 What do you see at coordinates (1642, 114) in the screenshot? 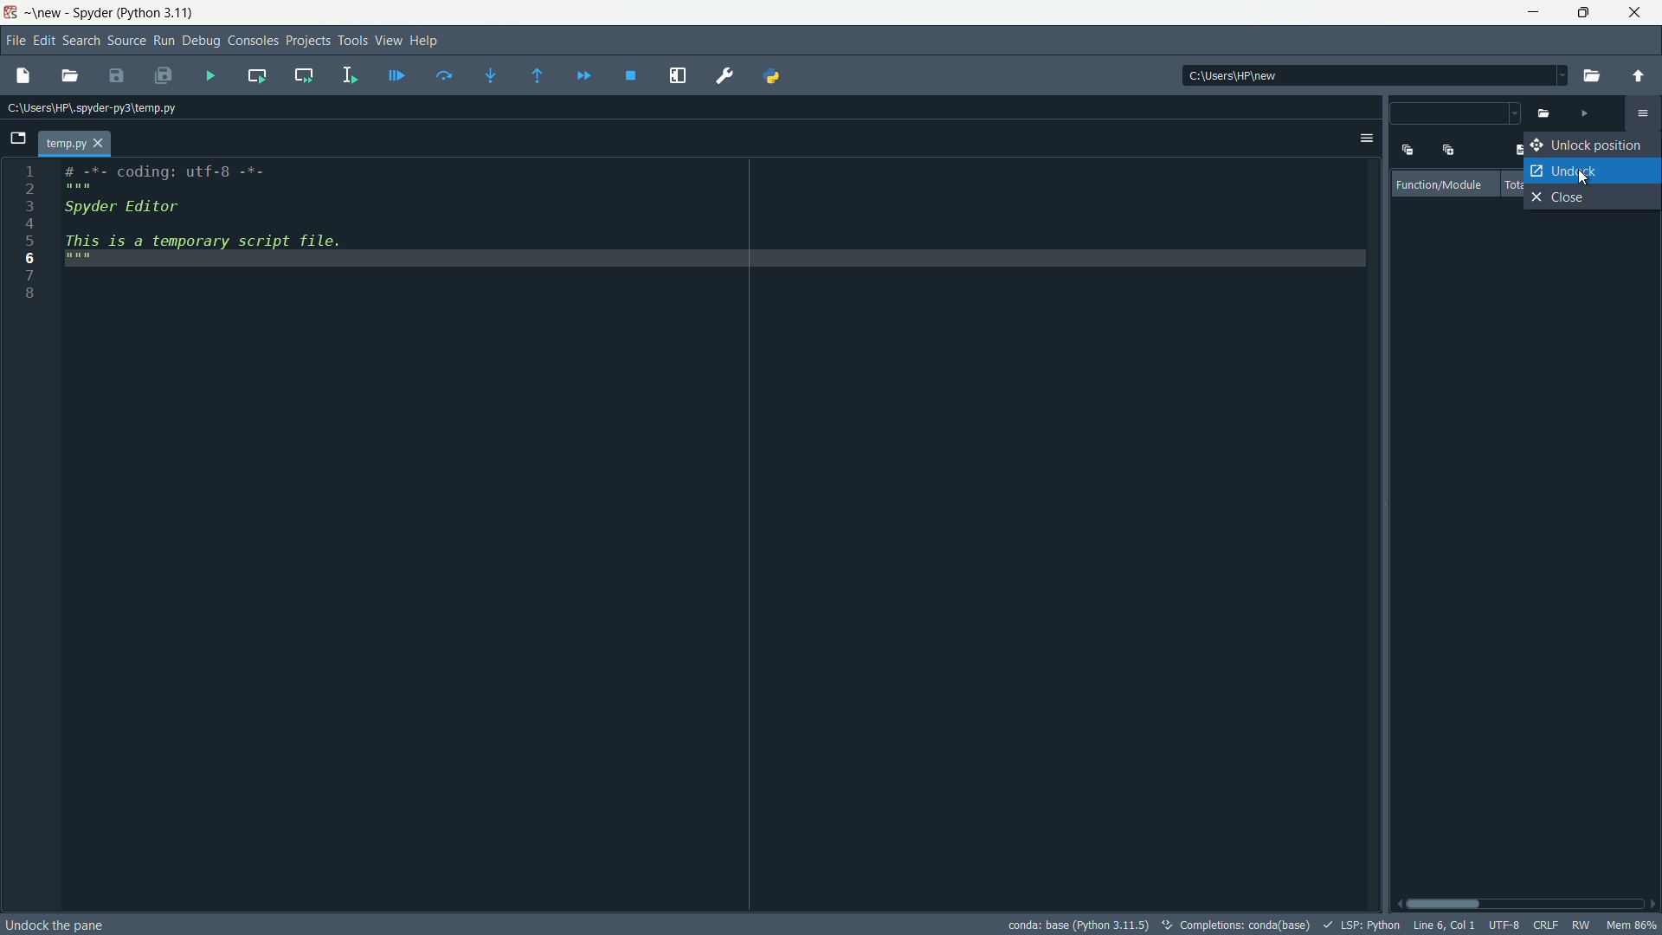
I see `profiler pane settings` at bounding box center [1642, 114].